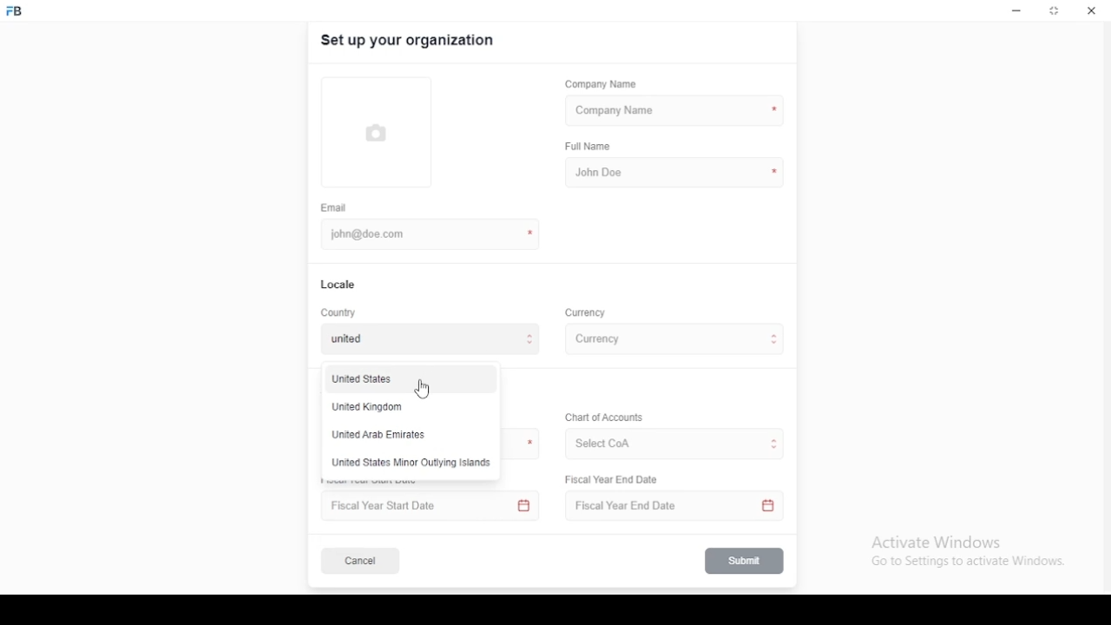  I want to click on Select CoA, so click(606, 442).